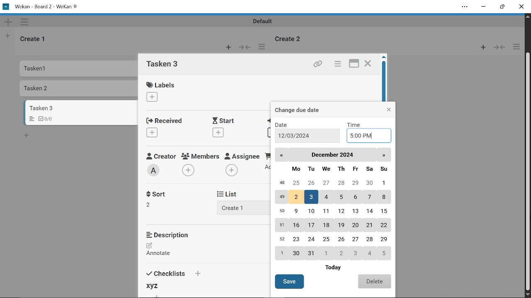 The height and width of the screenshot is (298, 531). What do you see at coordinates (161, 156) in the screenshot?
I see `Creator` at bounding box center [161, 156].